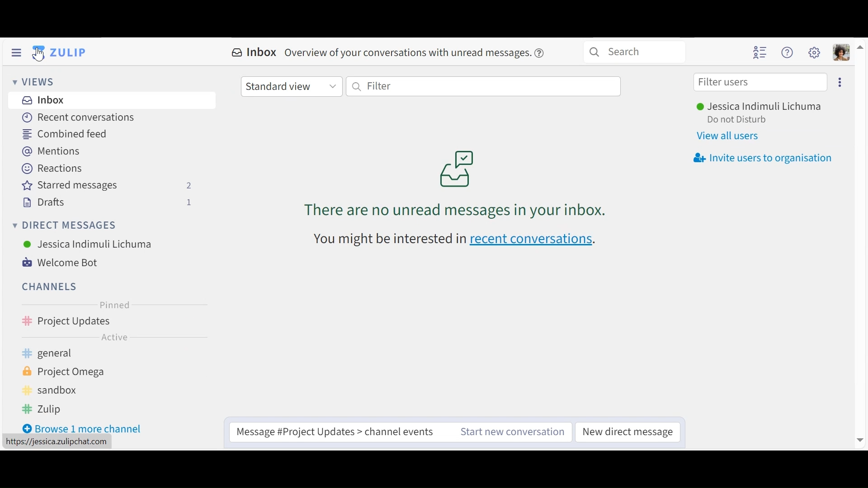  I want to click on Vertical Scrollbar, so click(860, 242).